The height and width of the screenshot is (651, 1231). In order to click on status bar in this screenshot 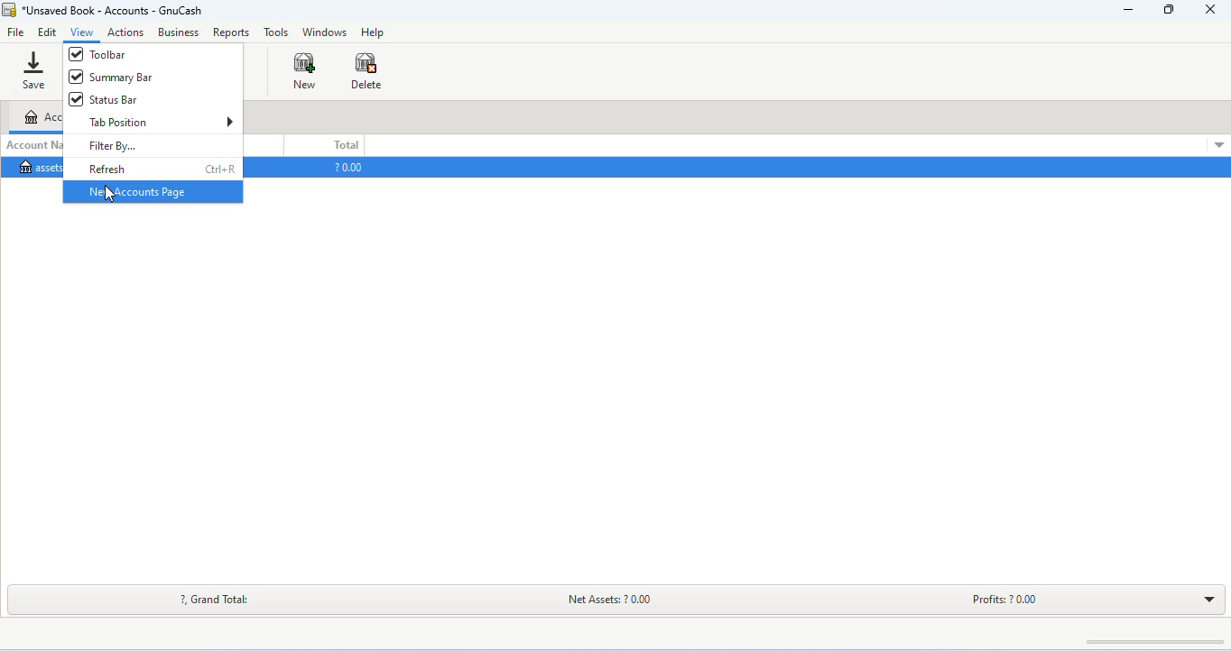, I will do `click(115, 99)`.